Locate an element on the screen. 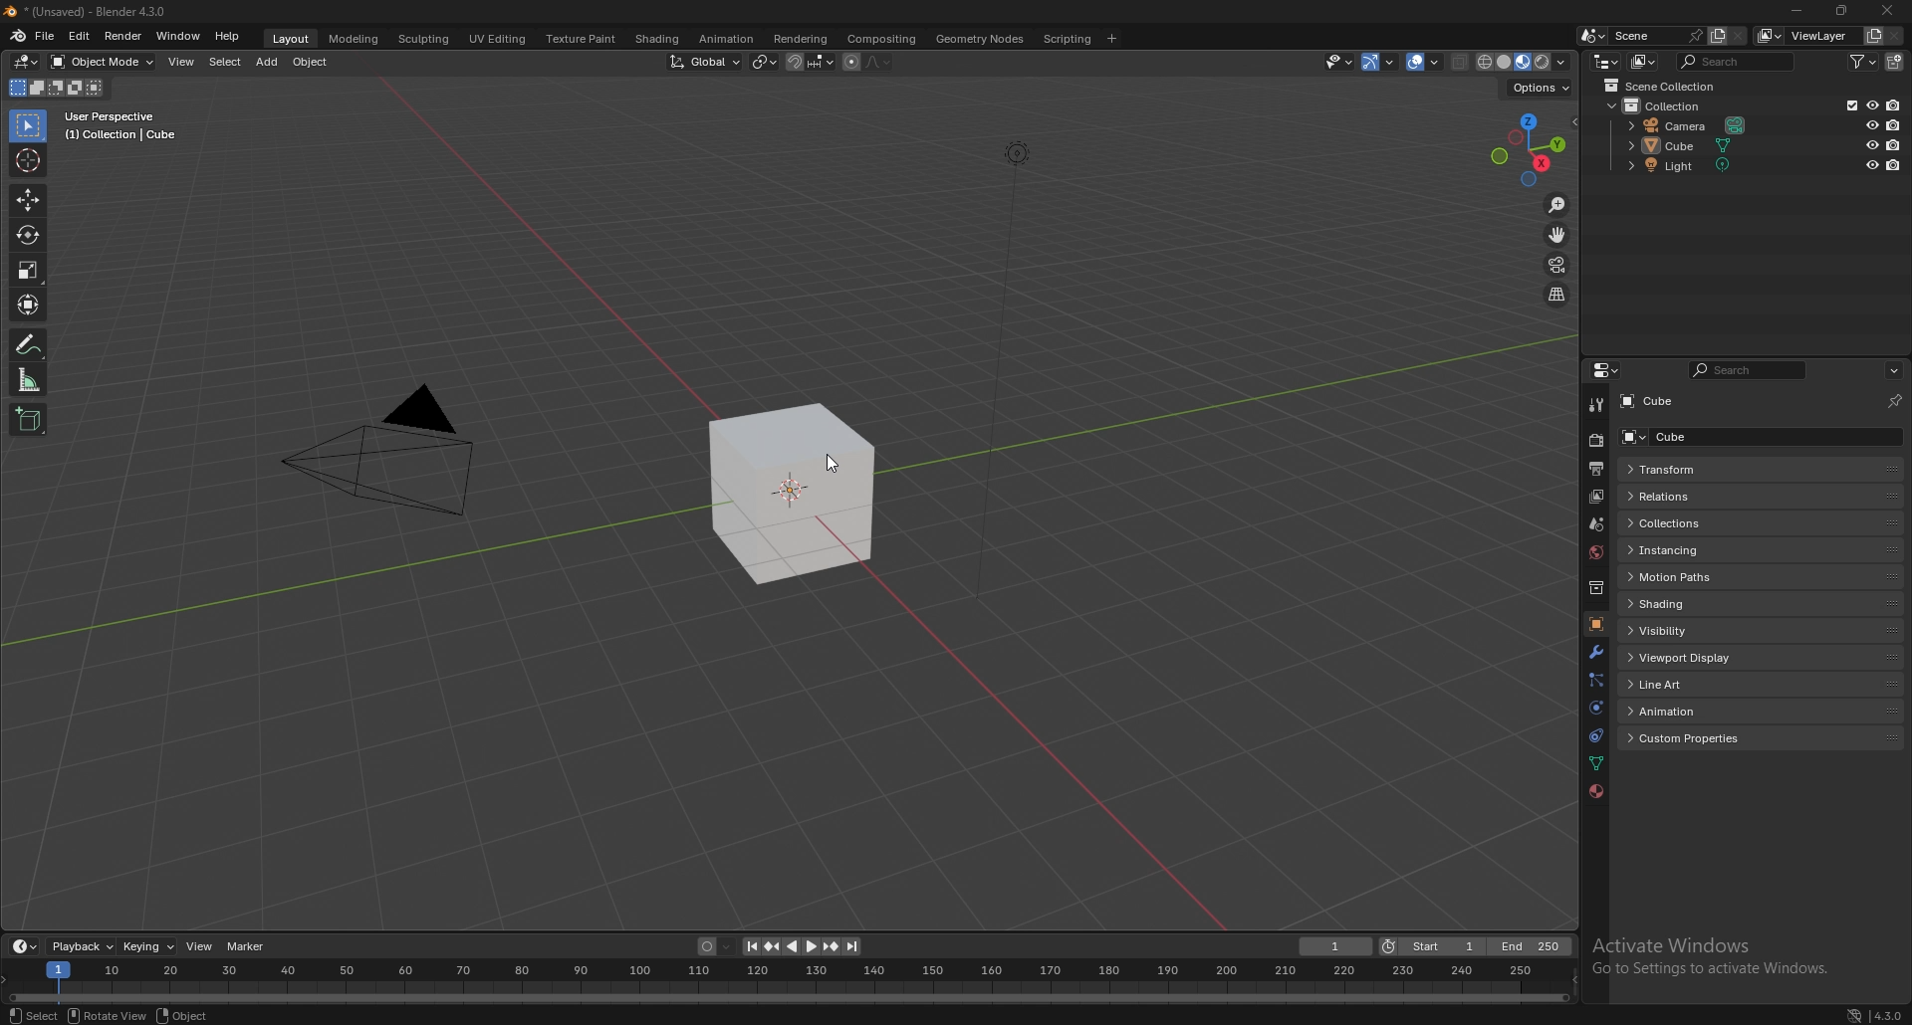  rotate is located at coordinates (26, 236).